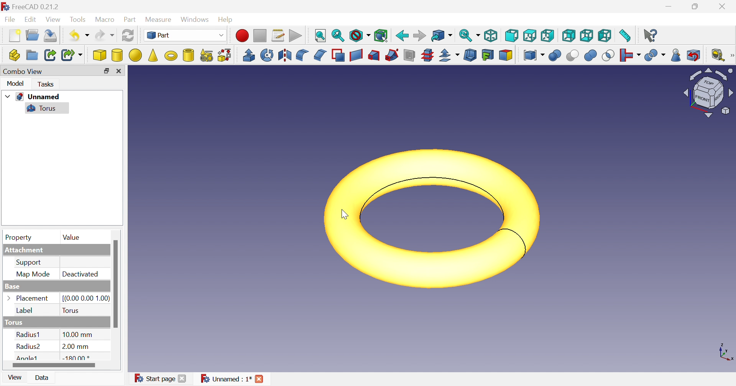 The width and height of the screenshot is (736, 386). Describe the element at coordinates (374, 56) in the screenshot. I see `Loft` at that location.